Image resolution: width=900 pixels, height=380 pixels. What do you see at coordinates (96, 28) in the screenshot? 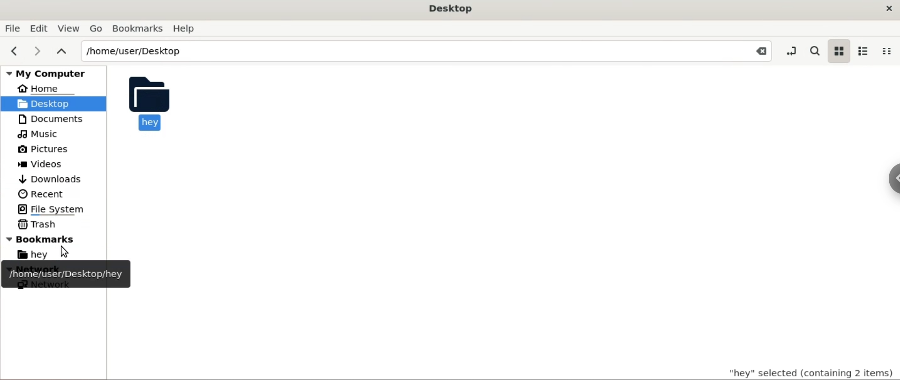
I see `Go ` at bounding box center [96, 28].